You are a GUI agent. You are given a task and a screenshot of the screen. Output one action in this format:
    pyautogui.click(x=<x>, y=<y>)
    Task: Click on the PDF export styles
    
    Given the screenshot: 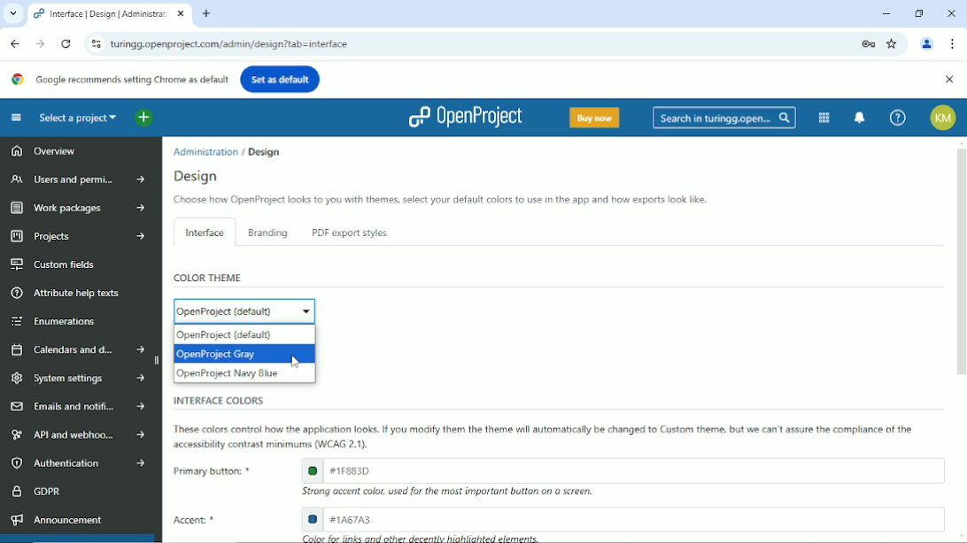 What is the action you would take?
    pyautogui.click(x=347, y=233)
    